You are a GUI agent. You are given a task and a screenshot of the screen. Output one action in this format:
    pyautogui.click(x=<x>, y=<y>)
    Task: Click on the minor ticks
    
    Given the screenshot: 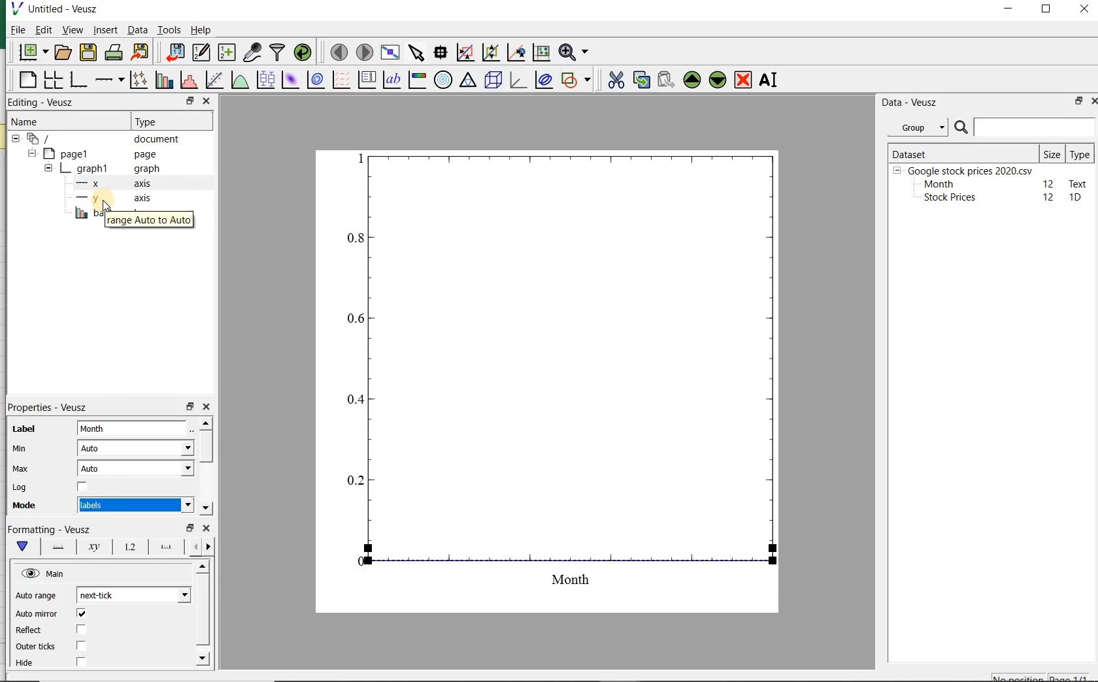 What is the action you would take?
    pyautogui.click(x=201, y=547)
    